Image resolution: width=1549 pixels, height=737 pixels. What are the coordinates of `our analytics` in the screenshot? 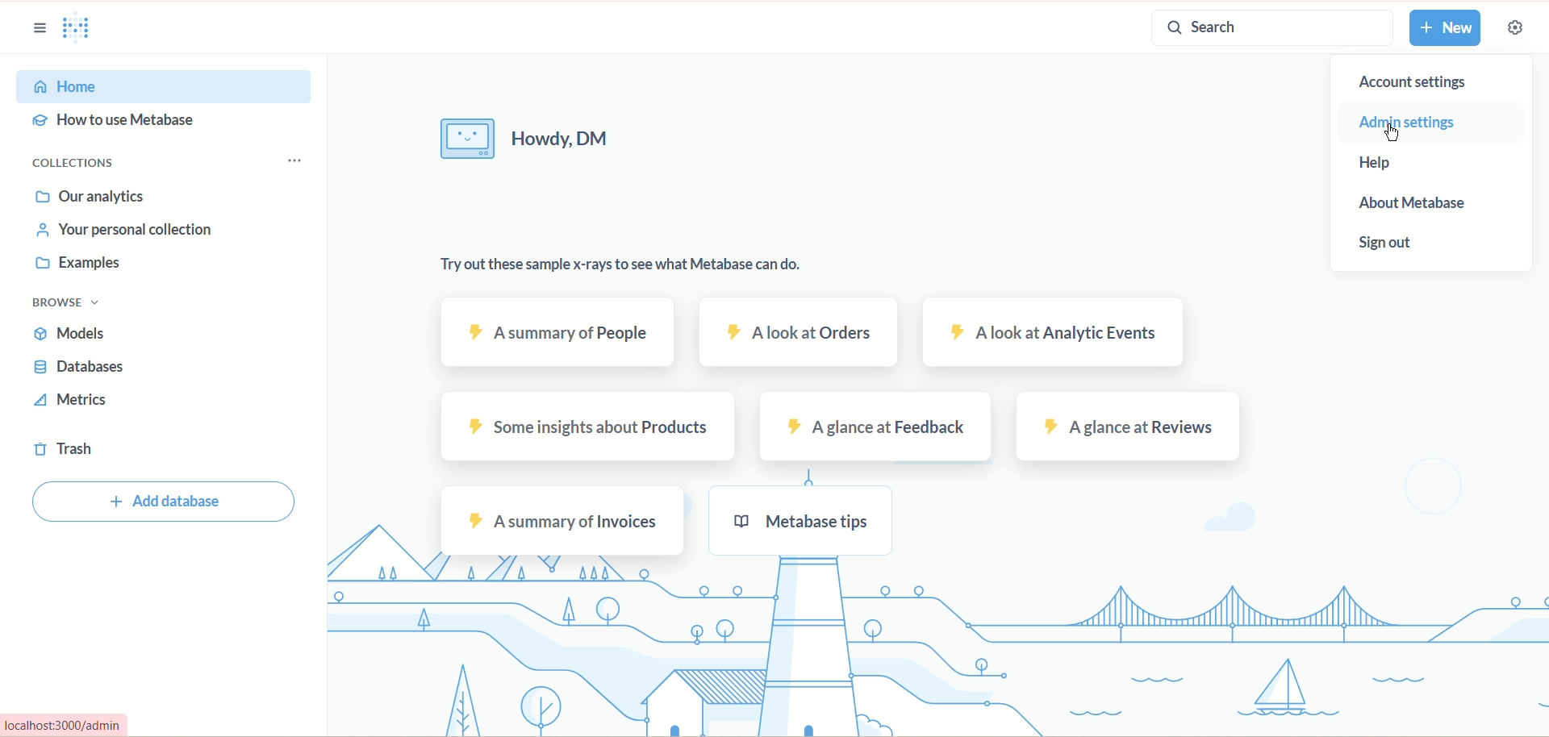 It's located at (91, 198).